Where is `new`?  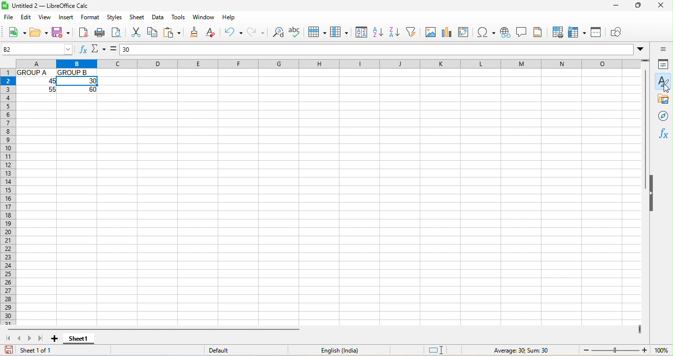
new is located at coordinates (14, 32).